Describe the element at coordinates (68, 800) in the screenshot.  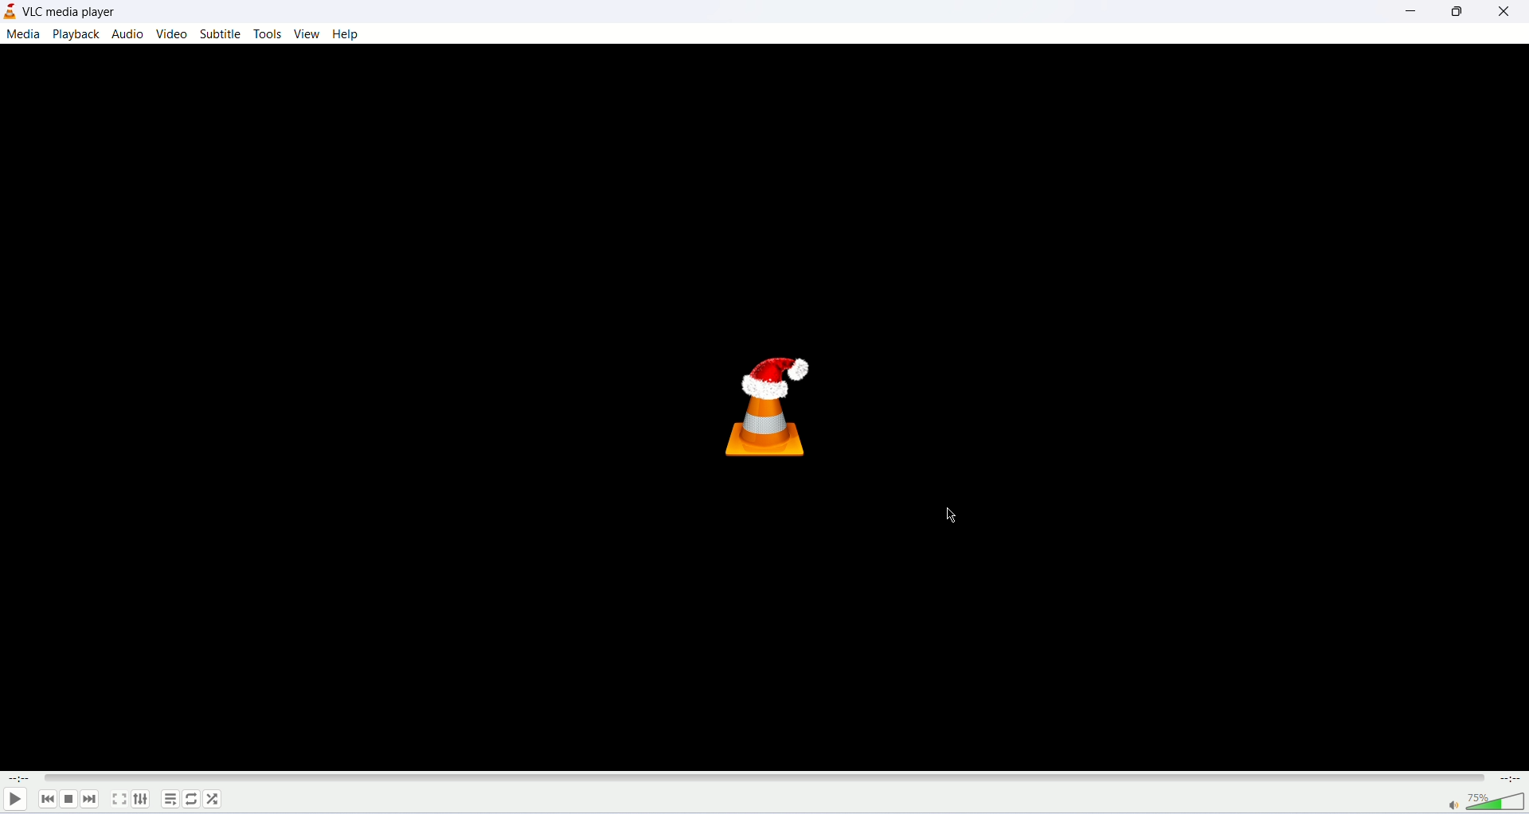
I see `stop` at that location.